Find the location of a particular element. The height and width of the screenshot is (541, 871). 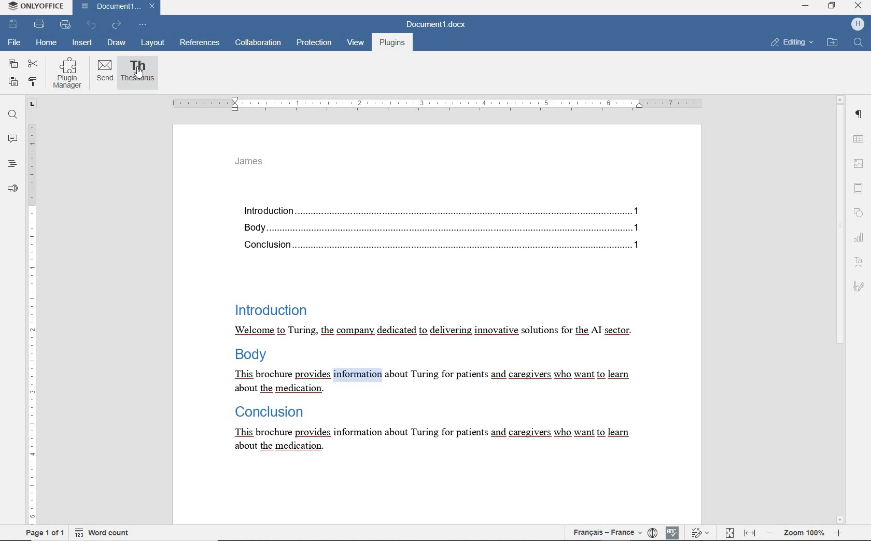

DOCUMENT NAME is located at coordinates (440, 25).